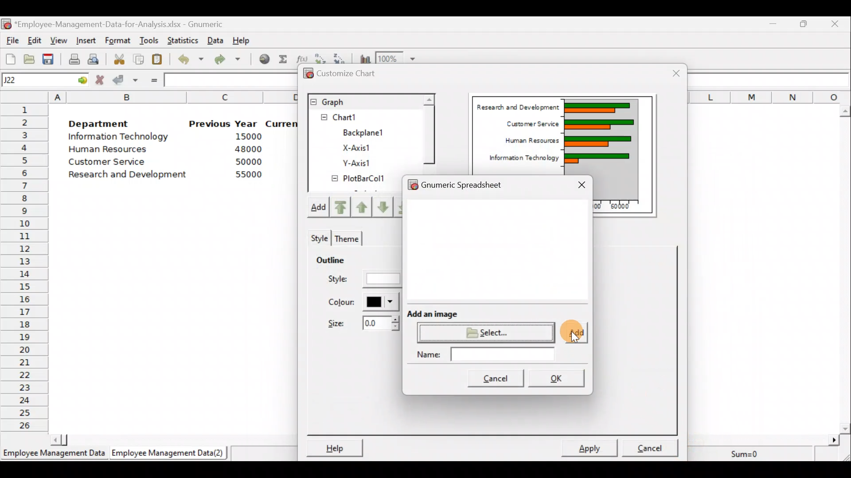 Image resolution: width=851 pixels, height=478 pixels. I want to click on Rows, so click(25, 268).